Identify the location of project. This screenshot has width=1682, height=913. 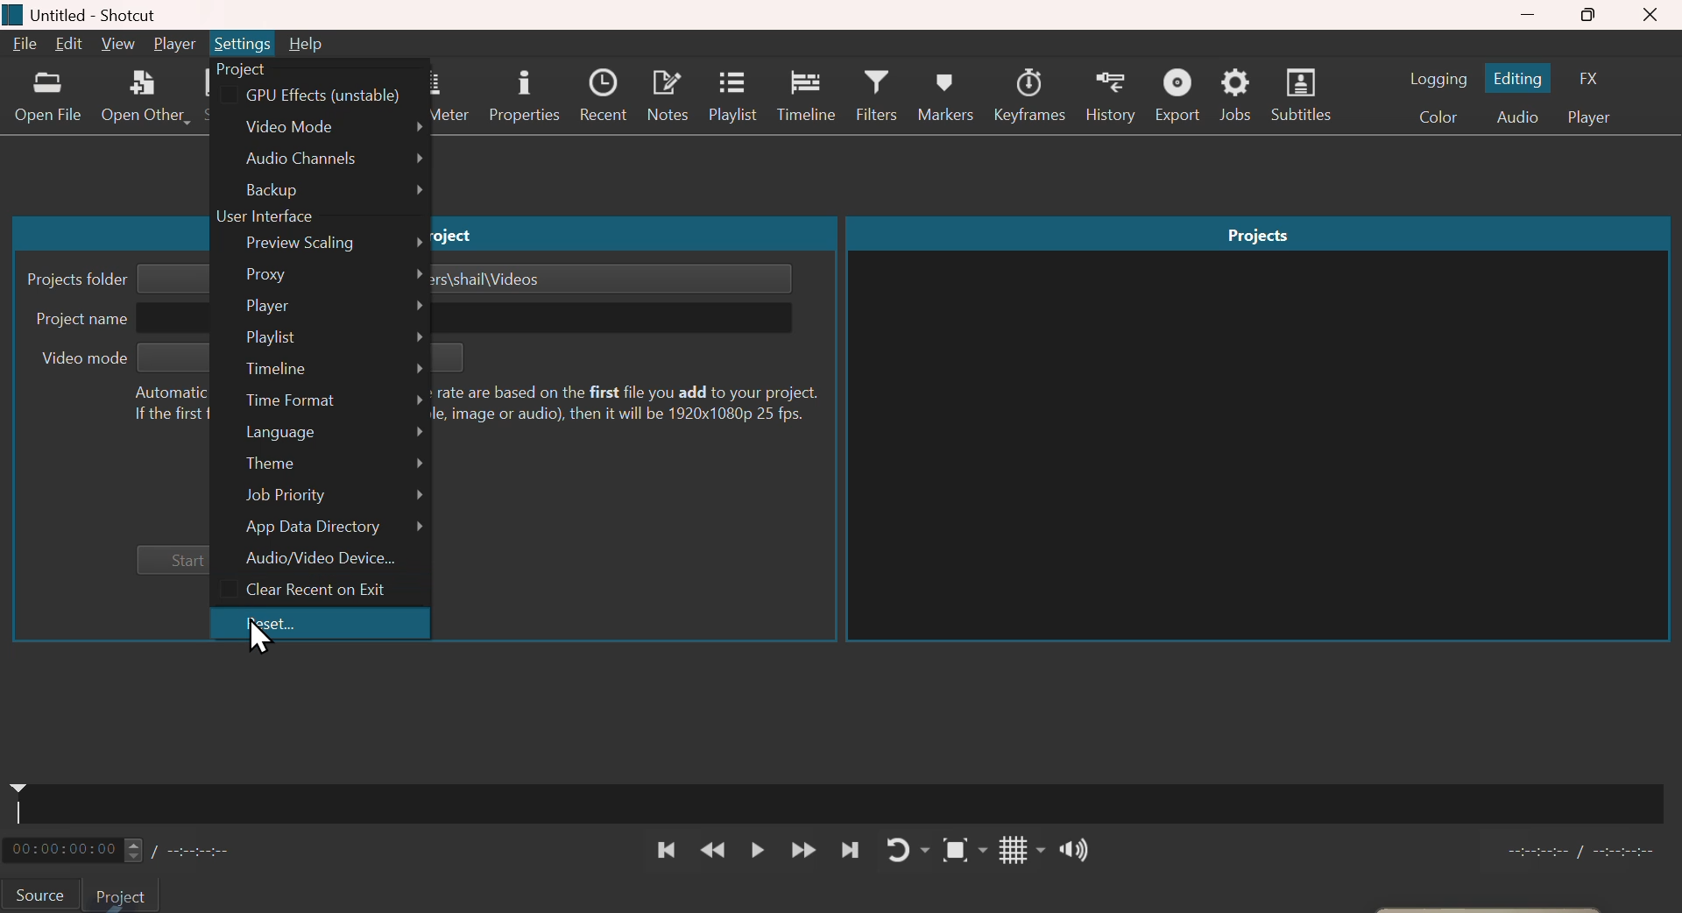
(462, 236).